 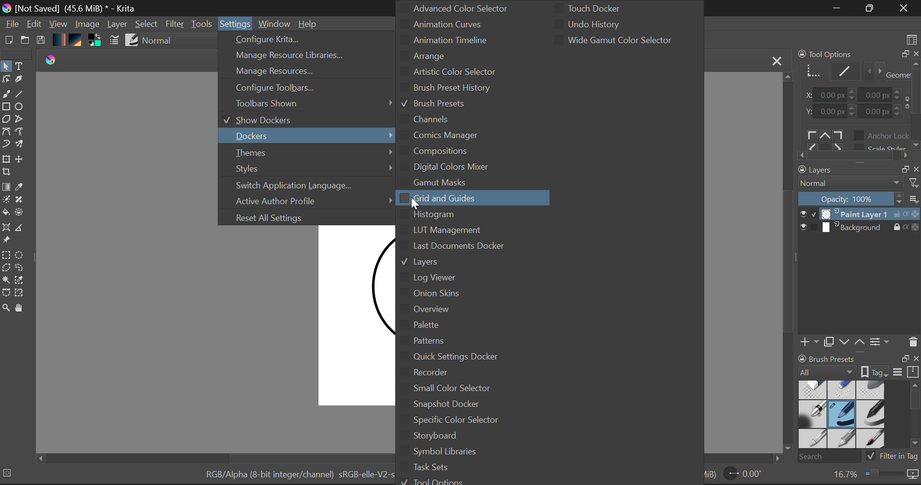 I want to click on LUT Management, so click(x=452, y=230).